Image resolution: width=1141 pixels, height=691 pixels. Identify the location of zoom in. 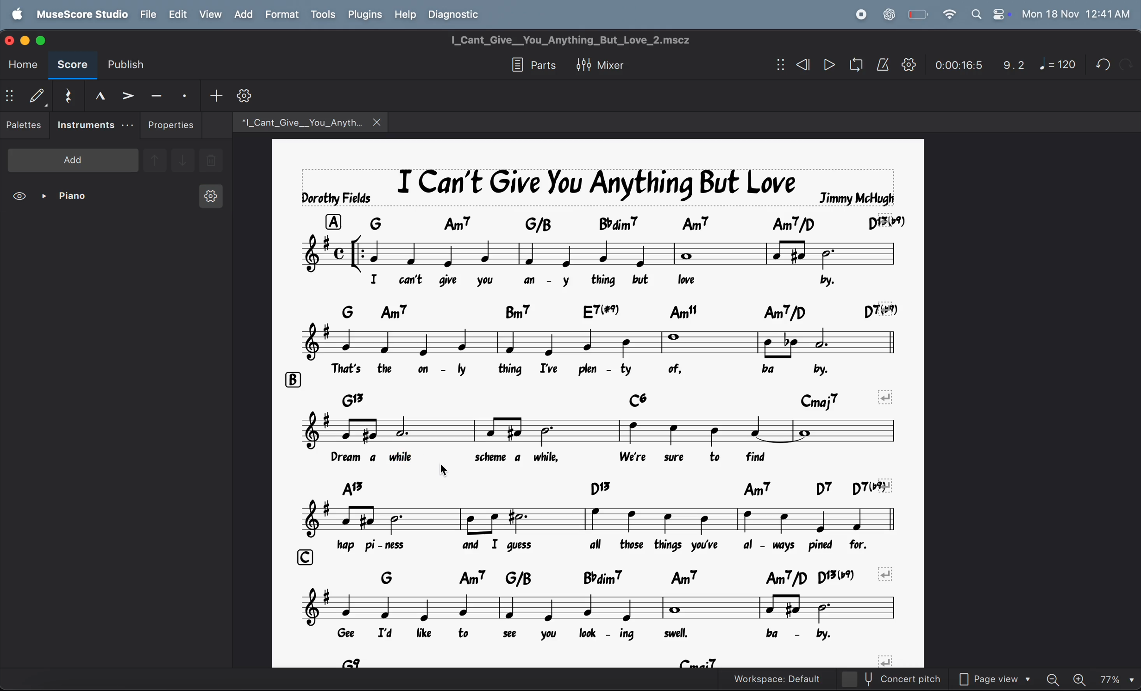
(1082, 679).